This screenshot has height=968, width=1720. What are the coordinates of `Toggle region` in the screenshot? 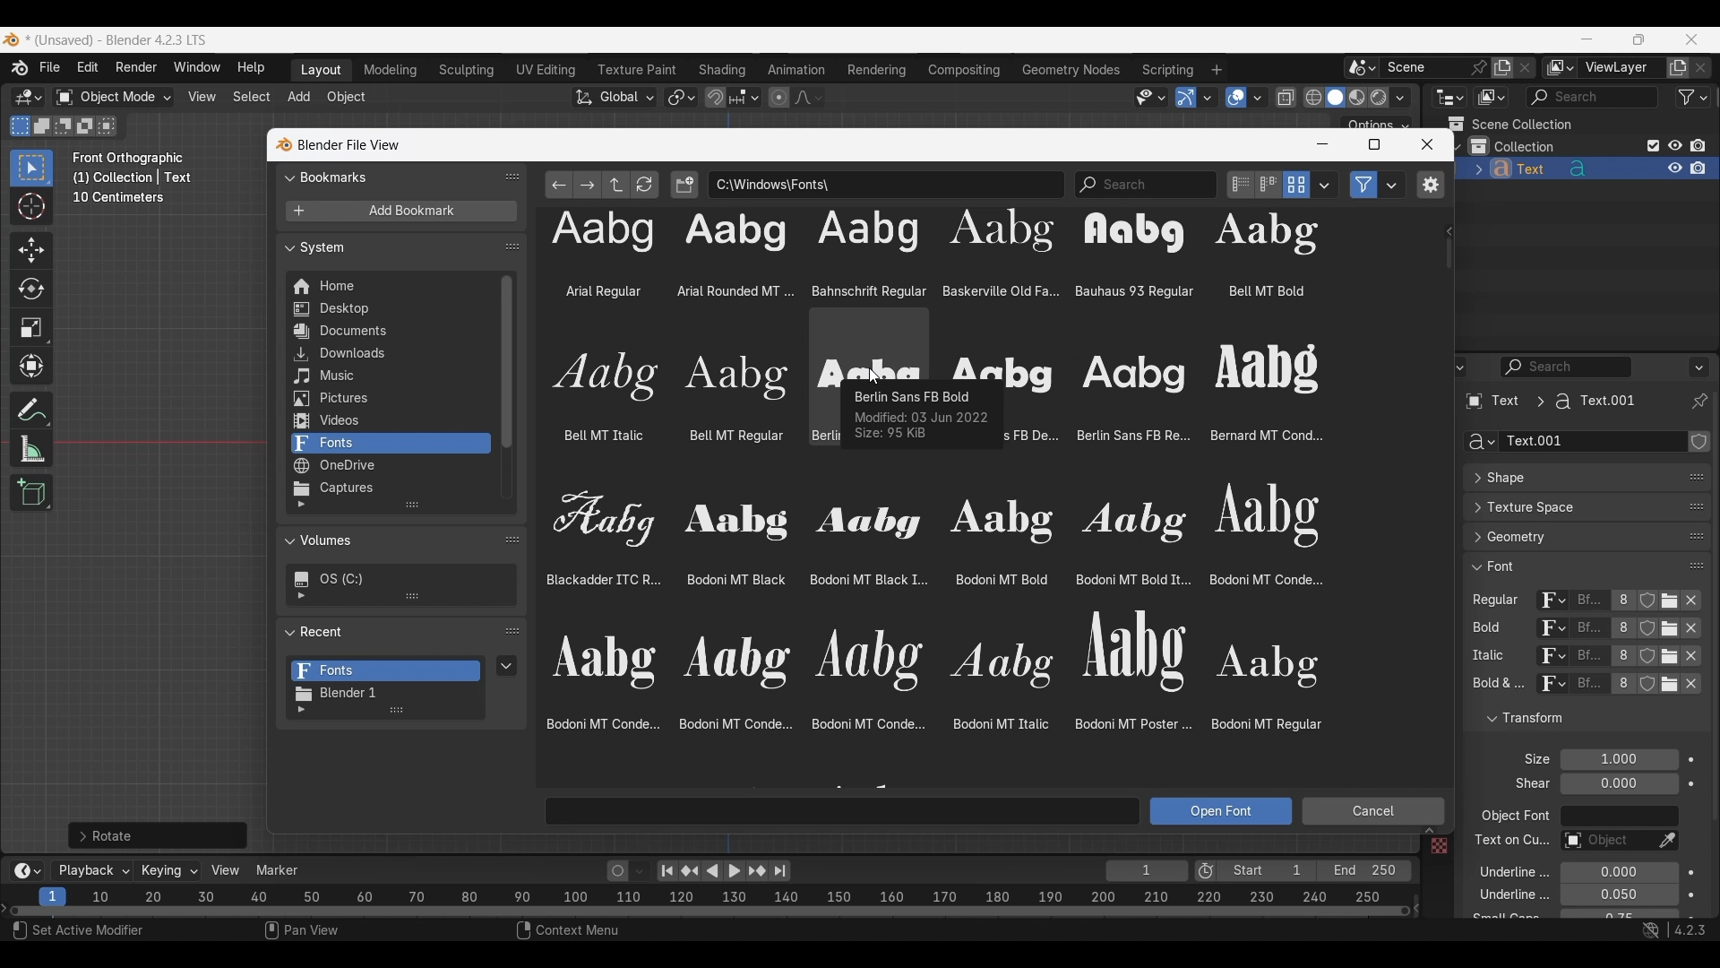 It's located at (1430, 185).